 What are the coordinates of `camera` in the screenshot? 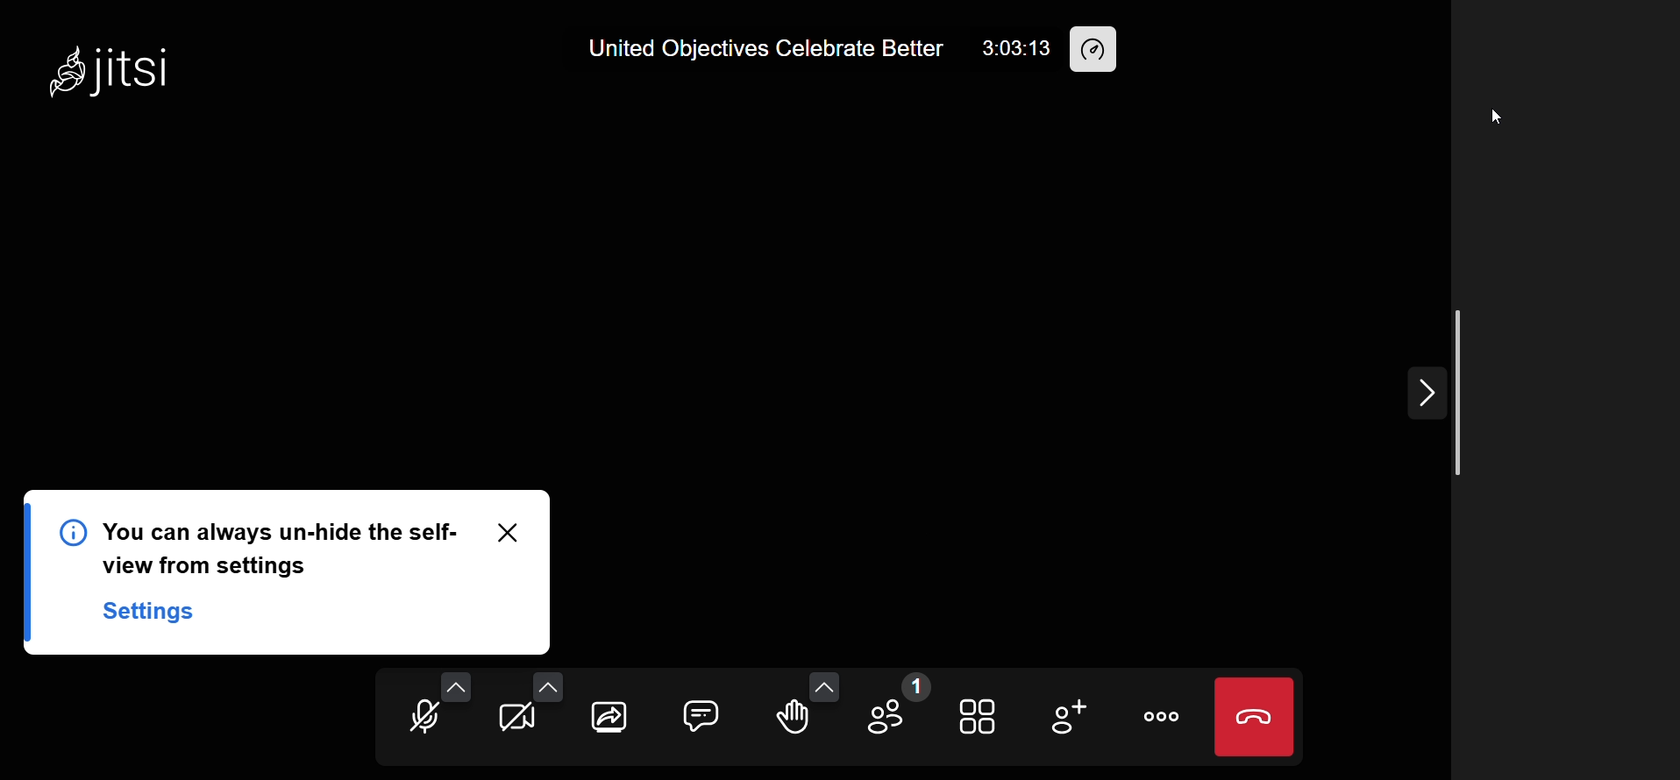 It's located at (517, 720).